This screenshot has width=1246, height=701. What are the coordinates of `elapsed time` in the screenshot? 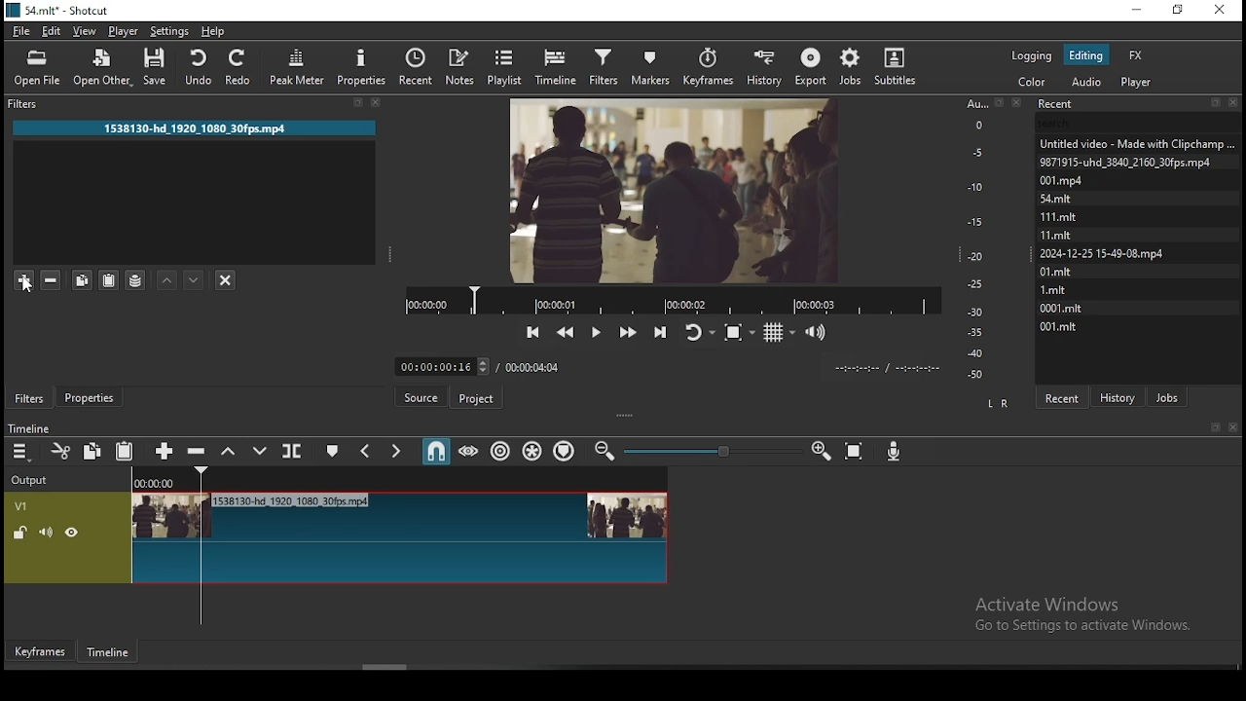 It's located at (439, 362).